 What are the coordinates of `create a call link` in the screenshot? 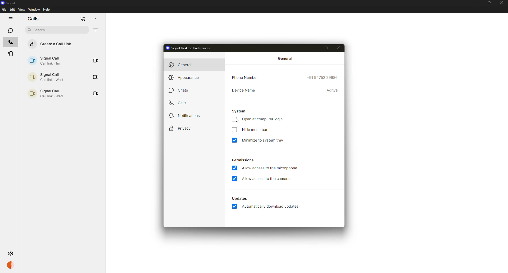 It's located at (51, 44).